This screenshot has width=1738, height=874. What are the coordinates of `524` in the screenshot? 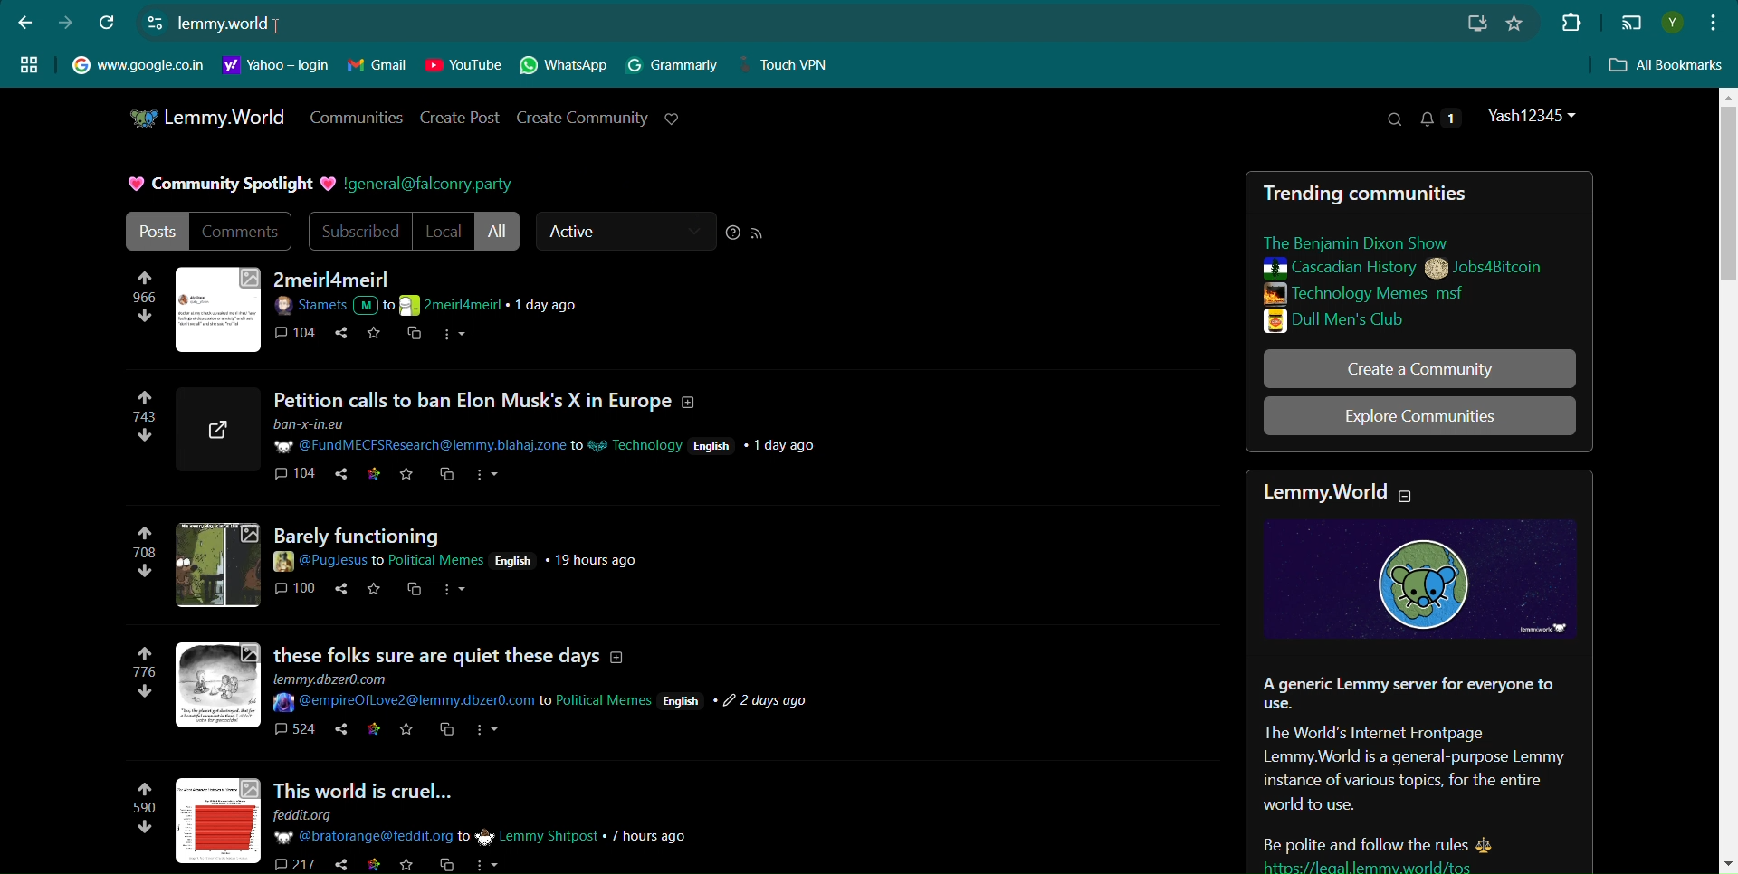 It's located at (293, 734).